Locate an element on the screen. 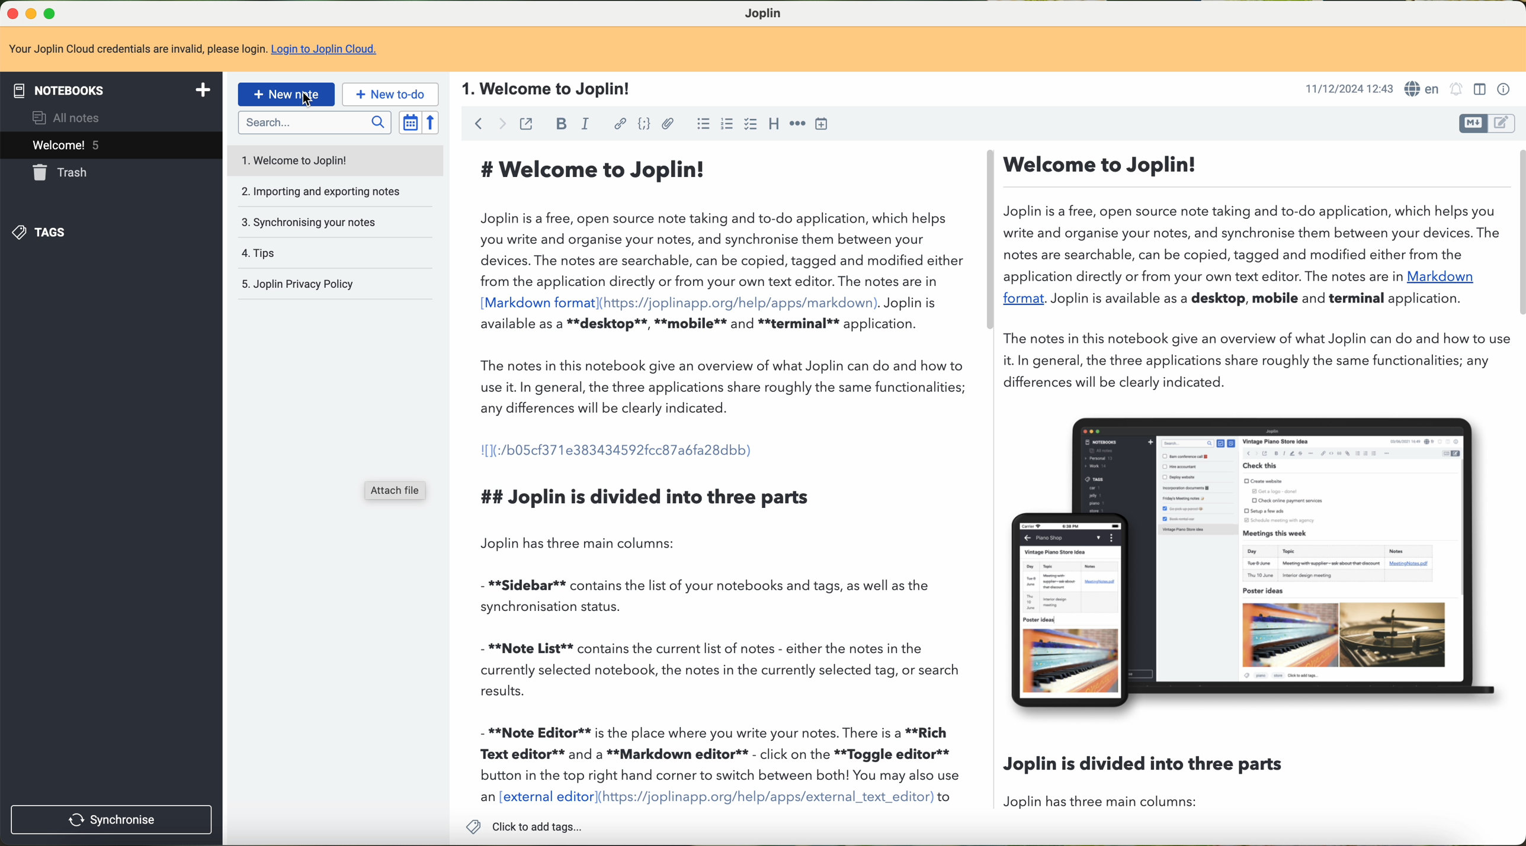 The width and height of the screenshot is (1526, 846). tips is located at coordinates (257, 253).